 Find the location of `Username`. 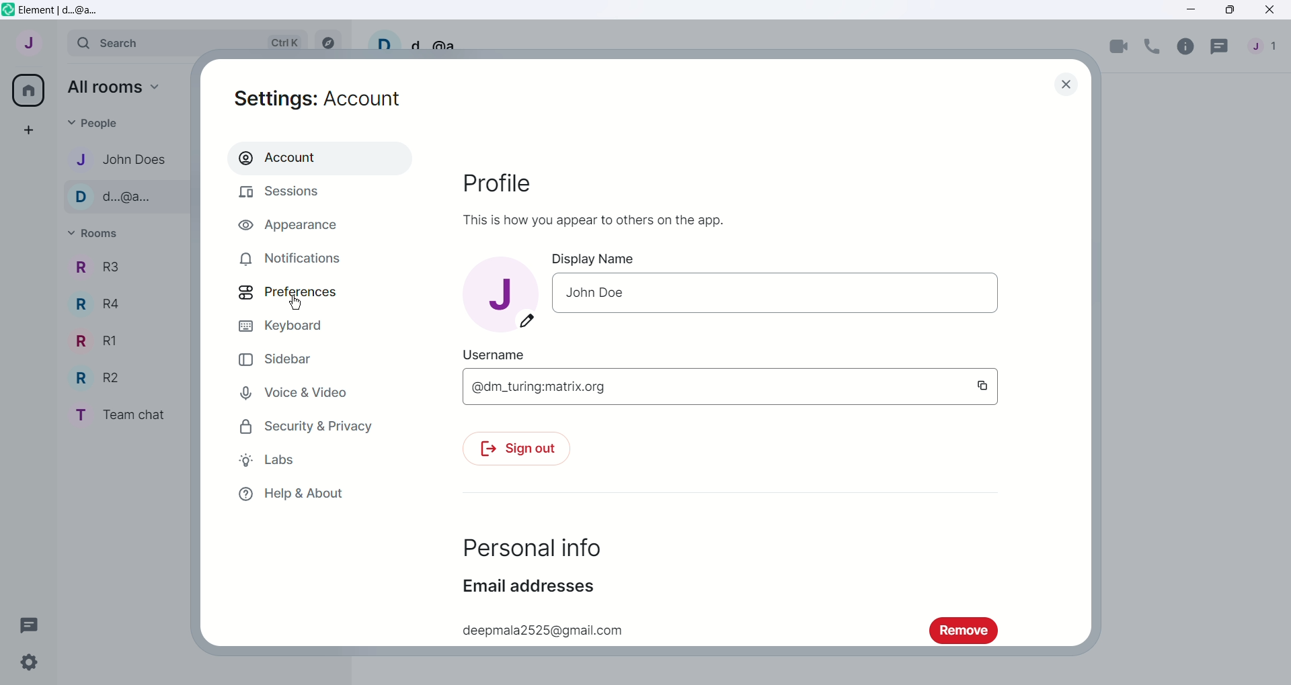

Username is located at coordinates (493, 355).